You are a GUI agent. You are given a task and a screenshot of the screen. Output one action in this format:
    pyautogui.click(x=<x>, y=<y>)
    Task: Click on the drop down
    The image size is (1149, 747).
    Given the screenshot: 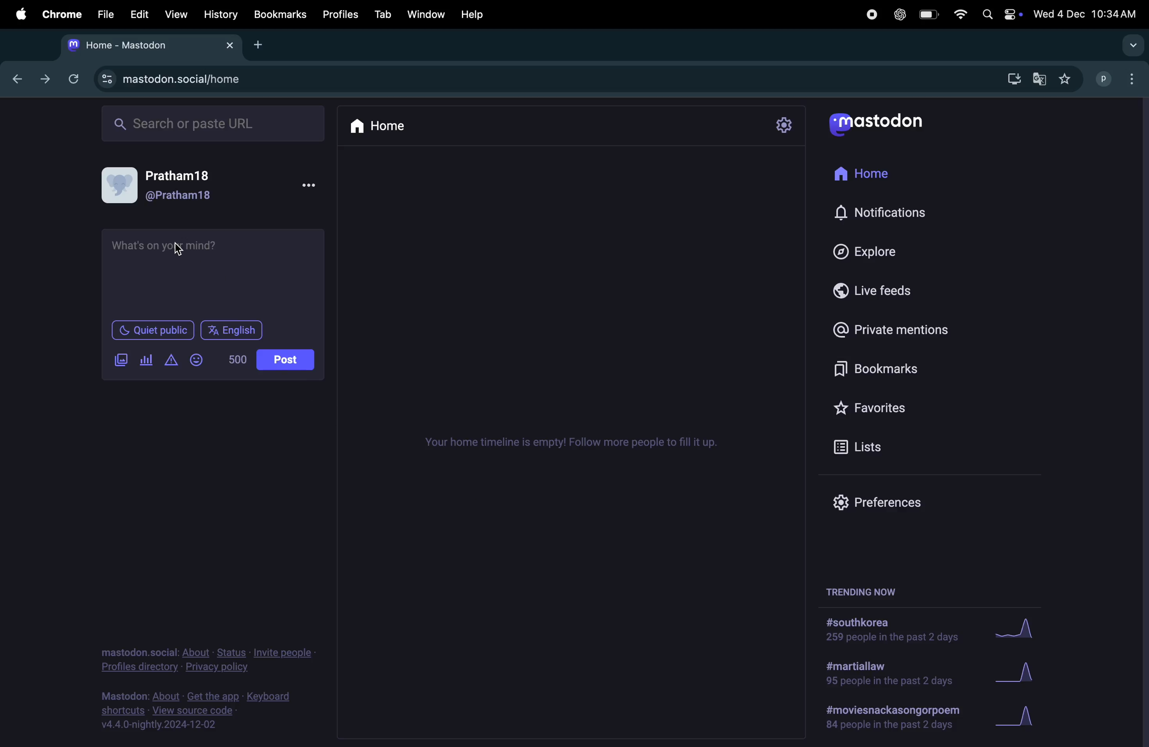 What is the action you would take?
    pyautogui.click(x=1134, y=46)
    